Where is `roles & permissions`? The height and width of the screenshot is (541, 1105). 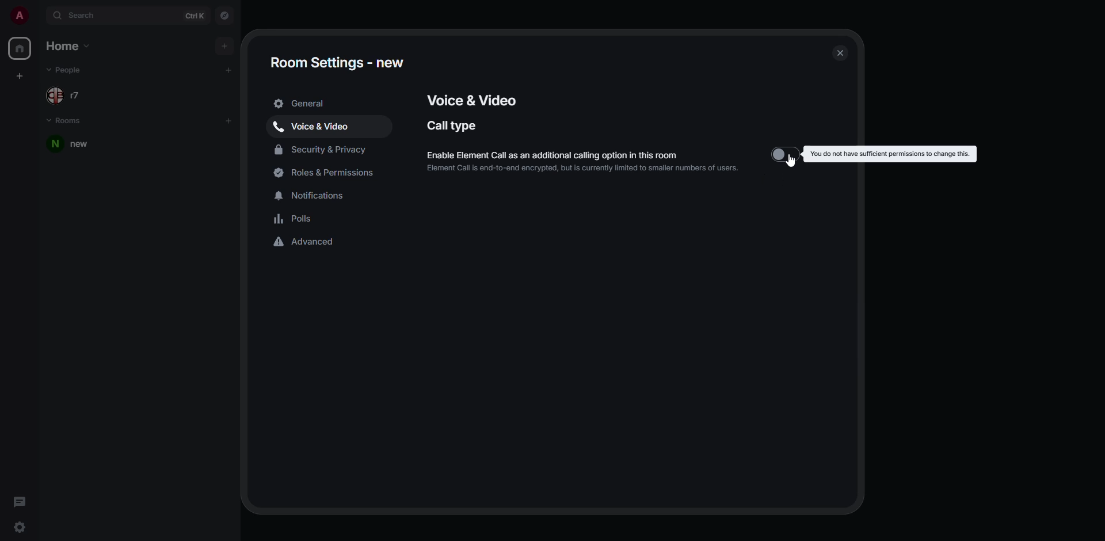 roles & permissions is located at coordinates (329, 173).